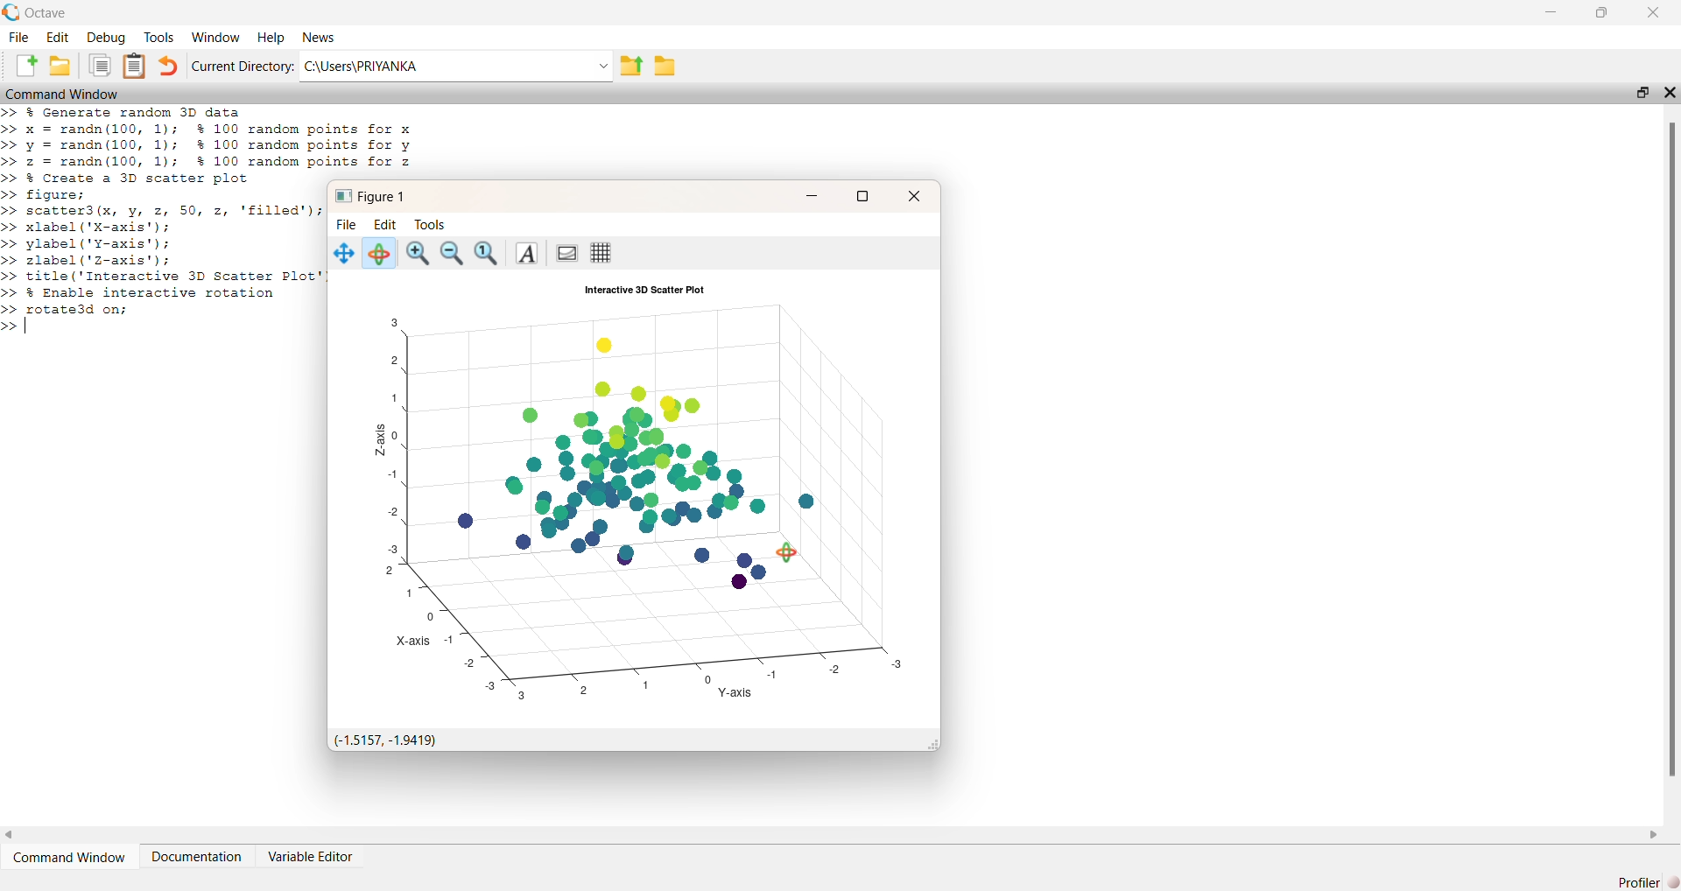  I want to click on scroll right, so click(1653, 835).